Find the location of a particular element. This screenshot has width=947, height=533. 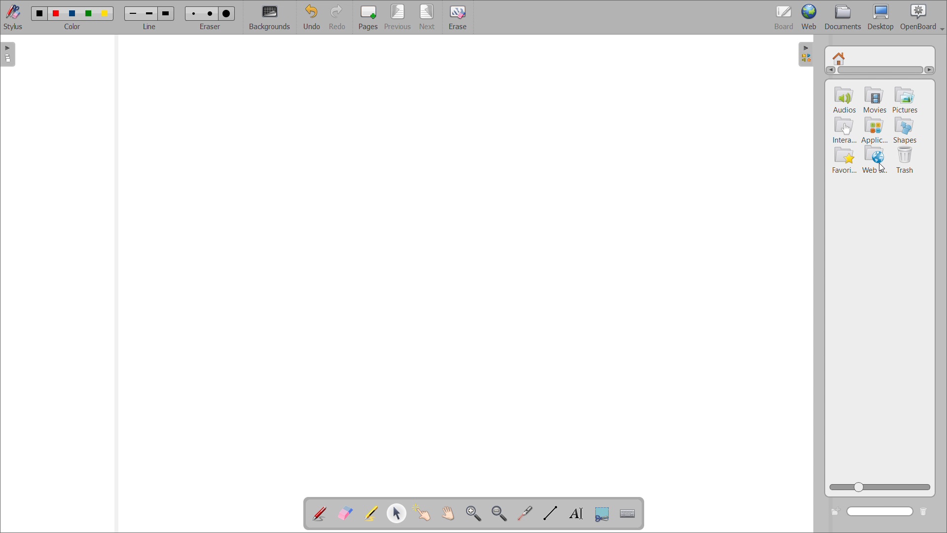

delete is located at coordinates (928, 510).